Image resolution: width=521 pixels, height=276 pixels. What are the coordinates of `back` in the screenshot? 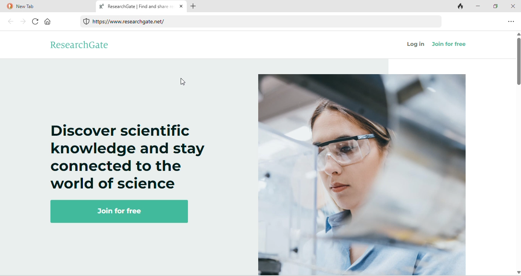 It's located at (10, 21).